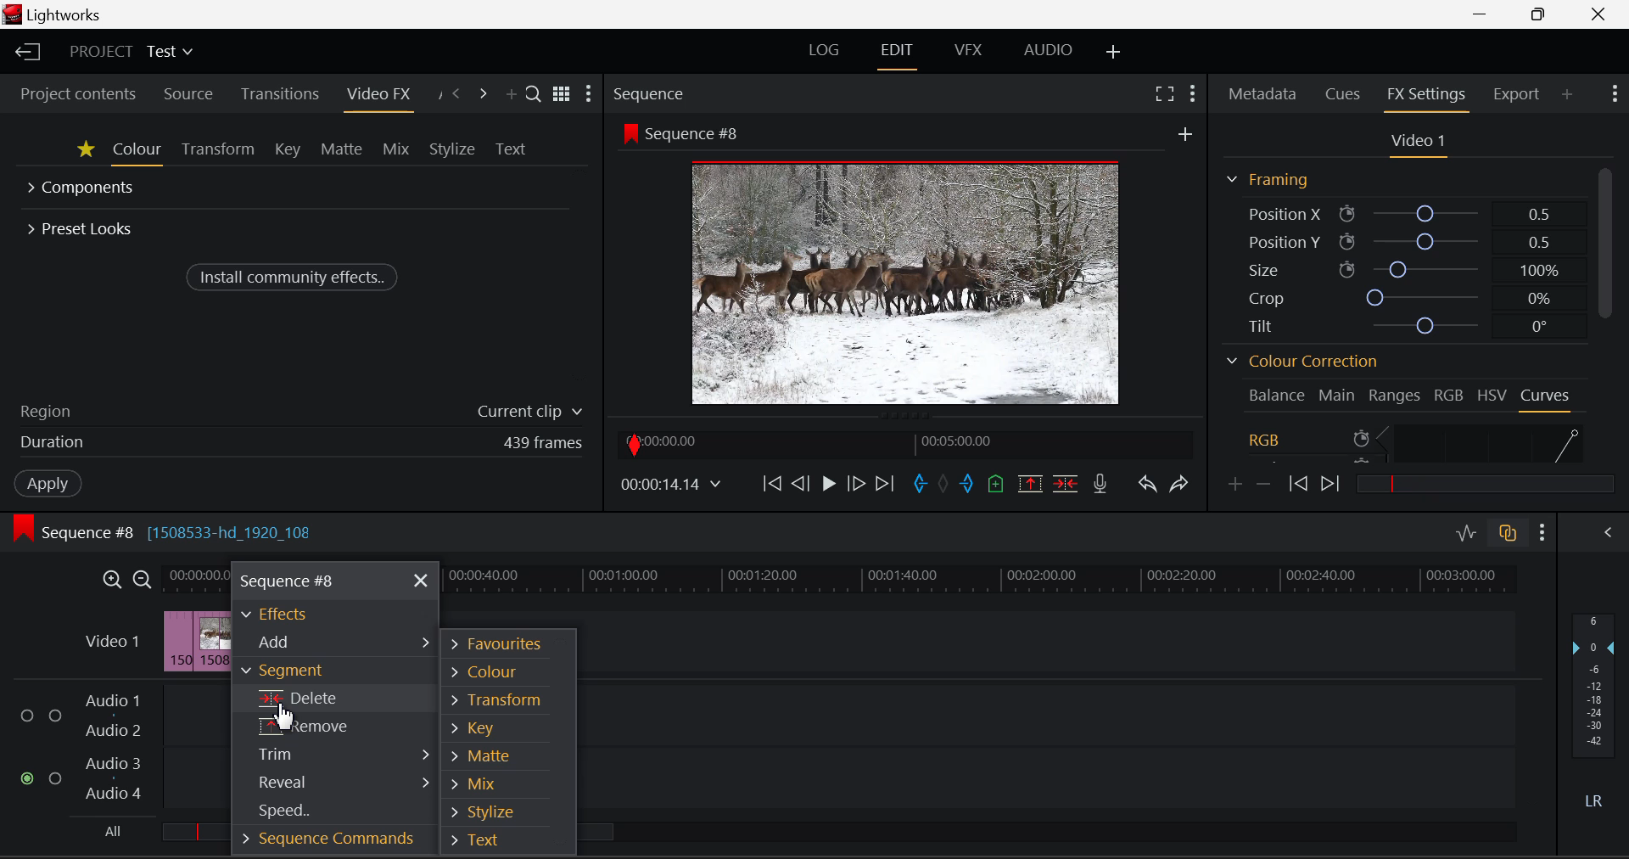  What do you see at coordinates (824, 51) in the screenshot?
I see `LOG Layout` at bounding box center [824, 51].